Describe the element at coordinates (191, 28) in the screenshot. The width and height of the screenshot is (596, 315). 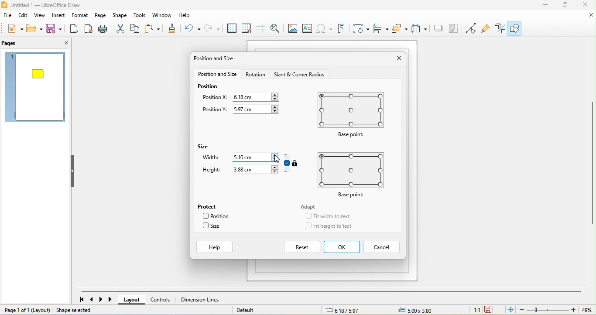
I see `undo` at that location.